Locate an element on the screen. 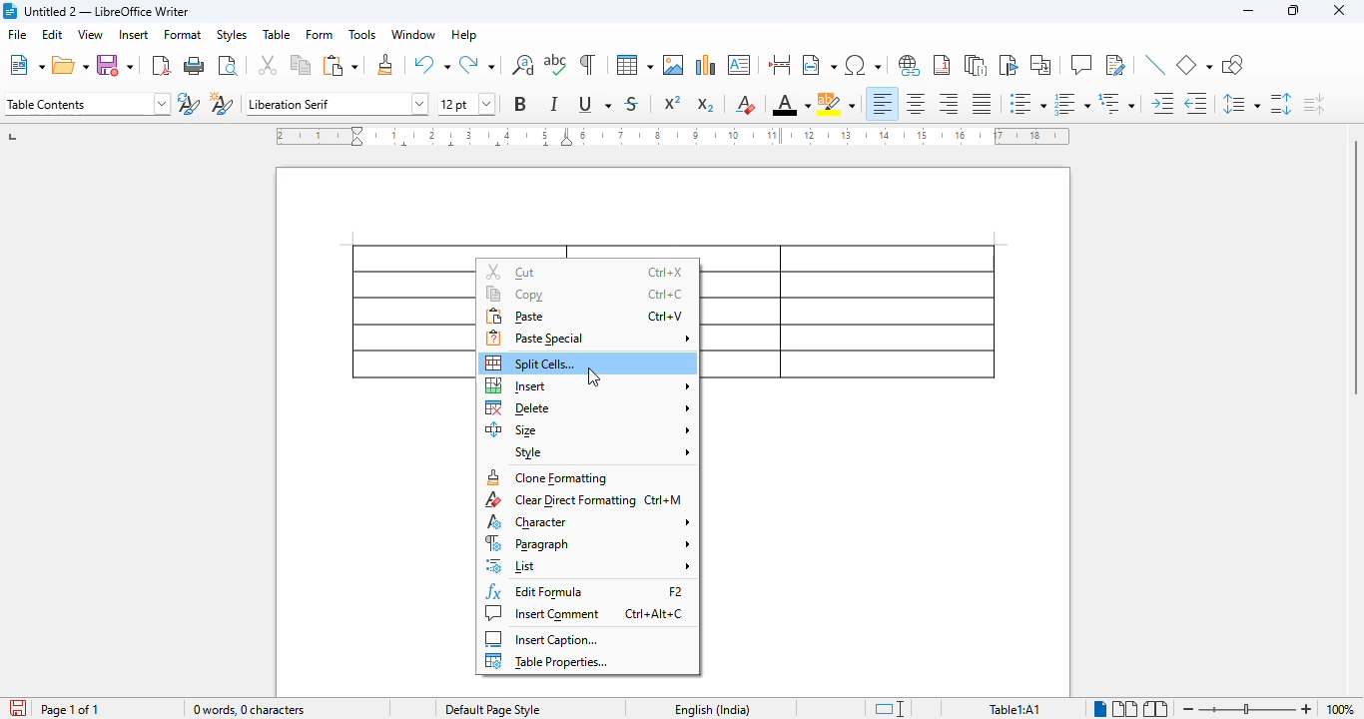 Image resolution: width=1364 pixels, height=719 pixels. insert image is located at coordinates (673, 65).